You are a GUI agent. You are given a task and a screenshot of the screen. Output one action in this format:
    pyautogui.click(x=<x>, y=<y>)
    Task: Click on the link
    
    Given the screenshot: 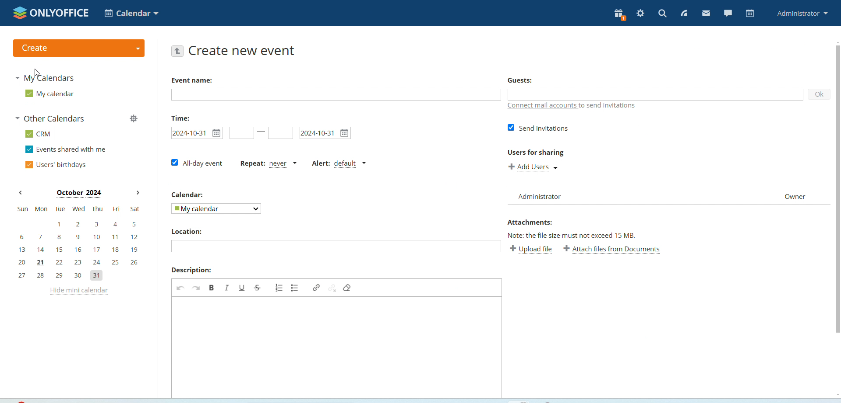 What is the action you would take?
    pyautogui.click(x=315, y=288)
    